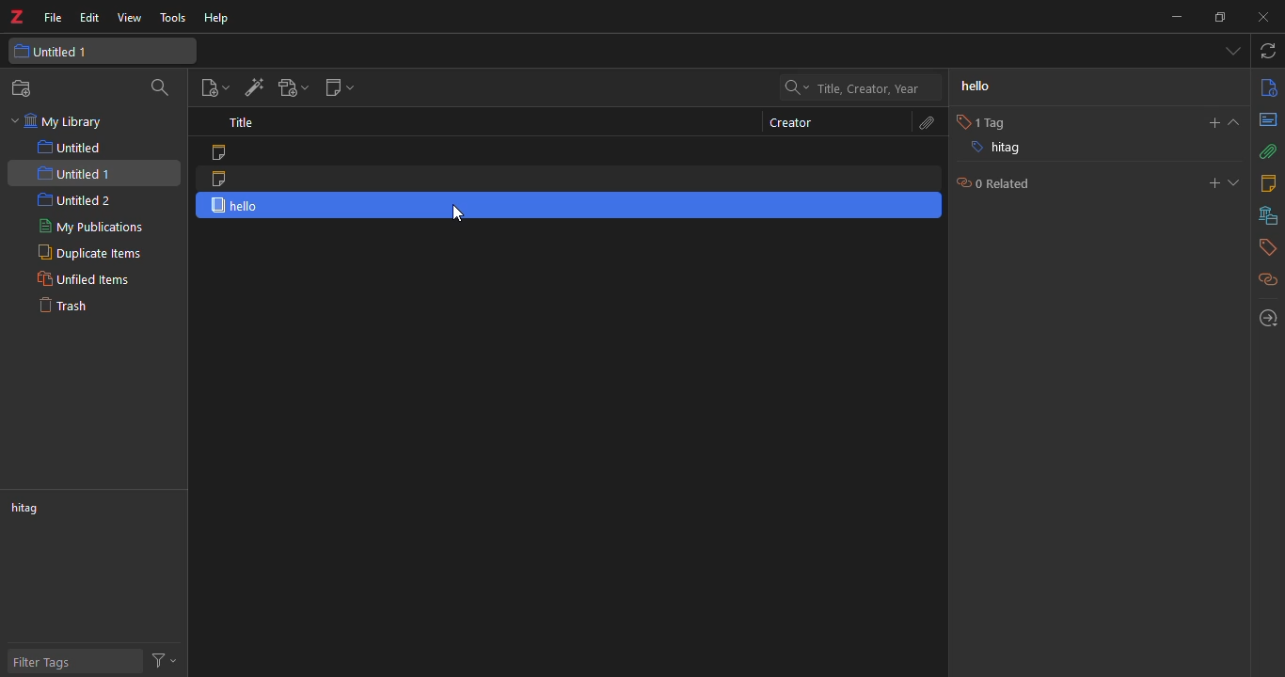 This screenshot has width=1285, height=677. What do you see at coordinates (87, 253) in the screenshot?
I see `duplicated items` at bounding box center [87, 253].